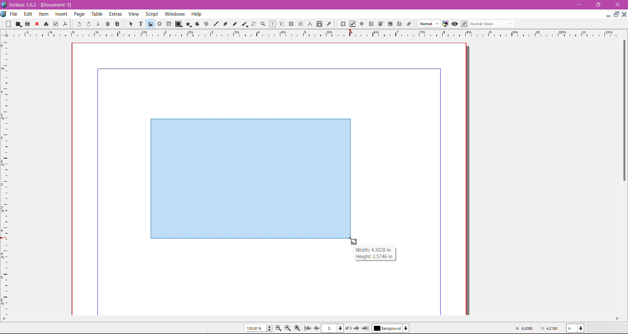  What do you see at coordinates (216, 24) in the screenshot?
I see `Line` at bounding box center [216, 24].